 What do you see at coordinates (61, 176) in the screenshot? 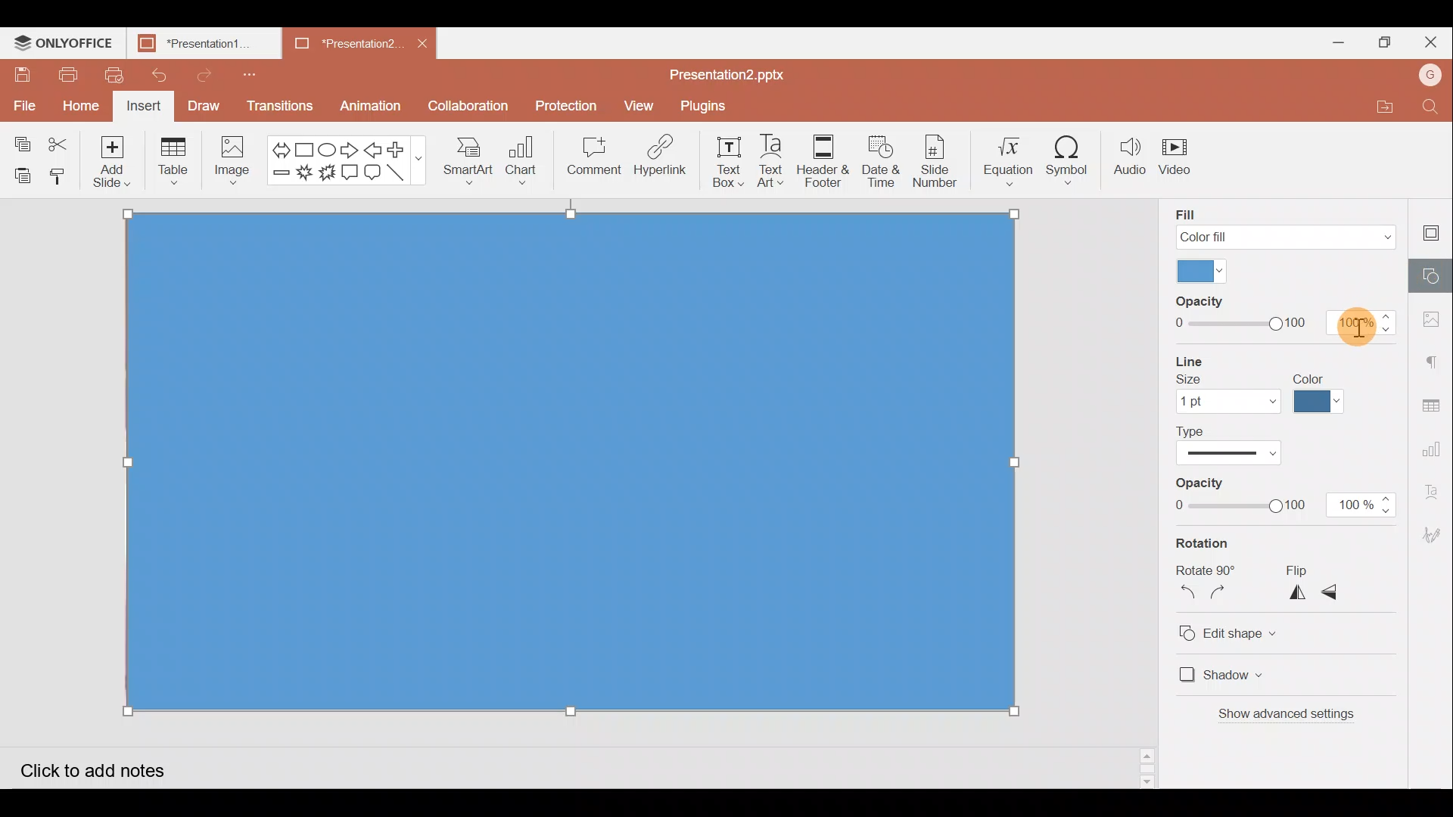
I see `Copy style` at bounding box center [61, 176].